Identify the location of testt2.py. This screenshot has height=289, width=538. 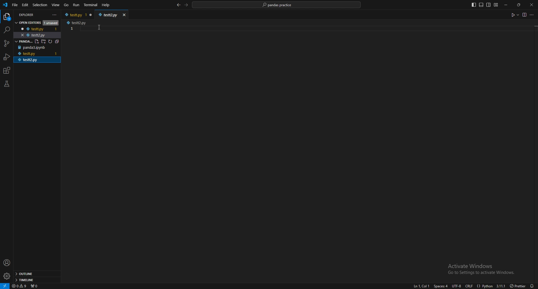
(33, 35).